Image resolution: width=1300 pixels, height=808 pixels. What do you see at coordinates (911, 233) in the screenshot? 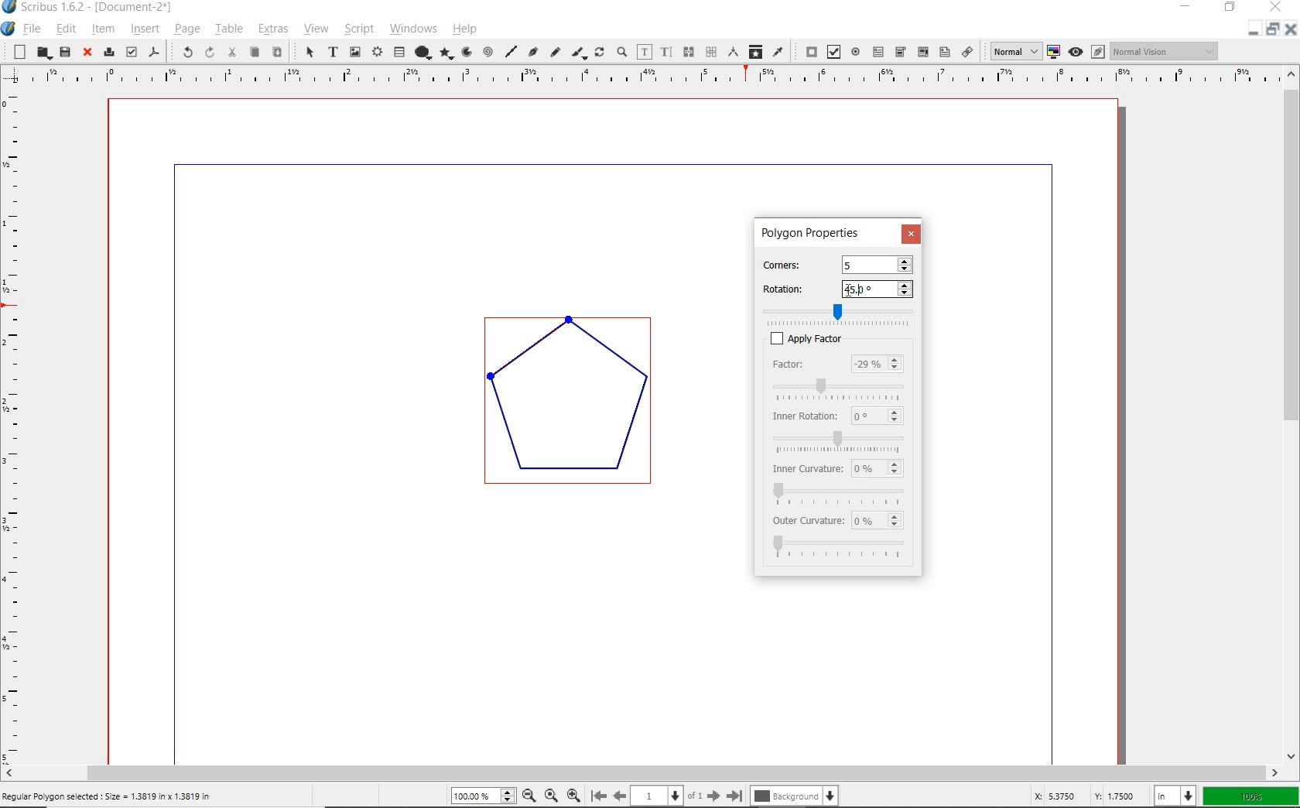
I see `CLOSE` at bounding box center [911, 233].